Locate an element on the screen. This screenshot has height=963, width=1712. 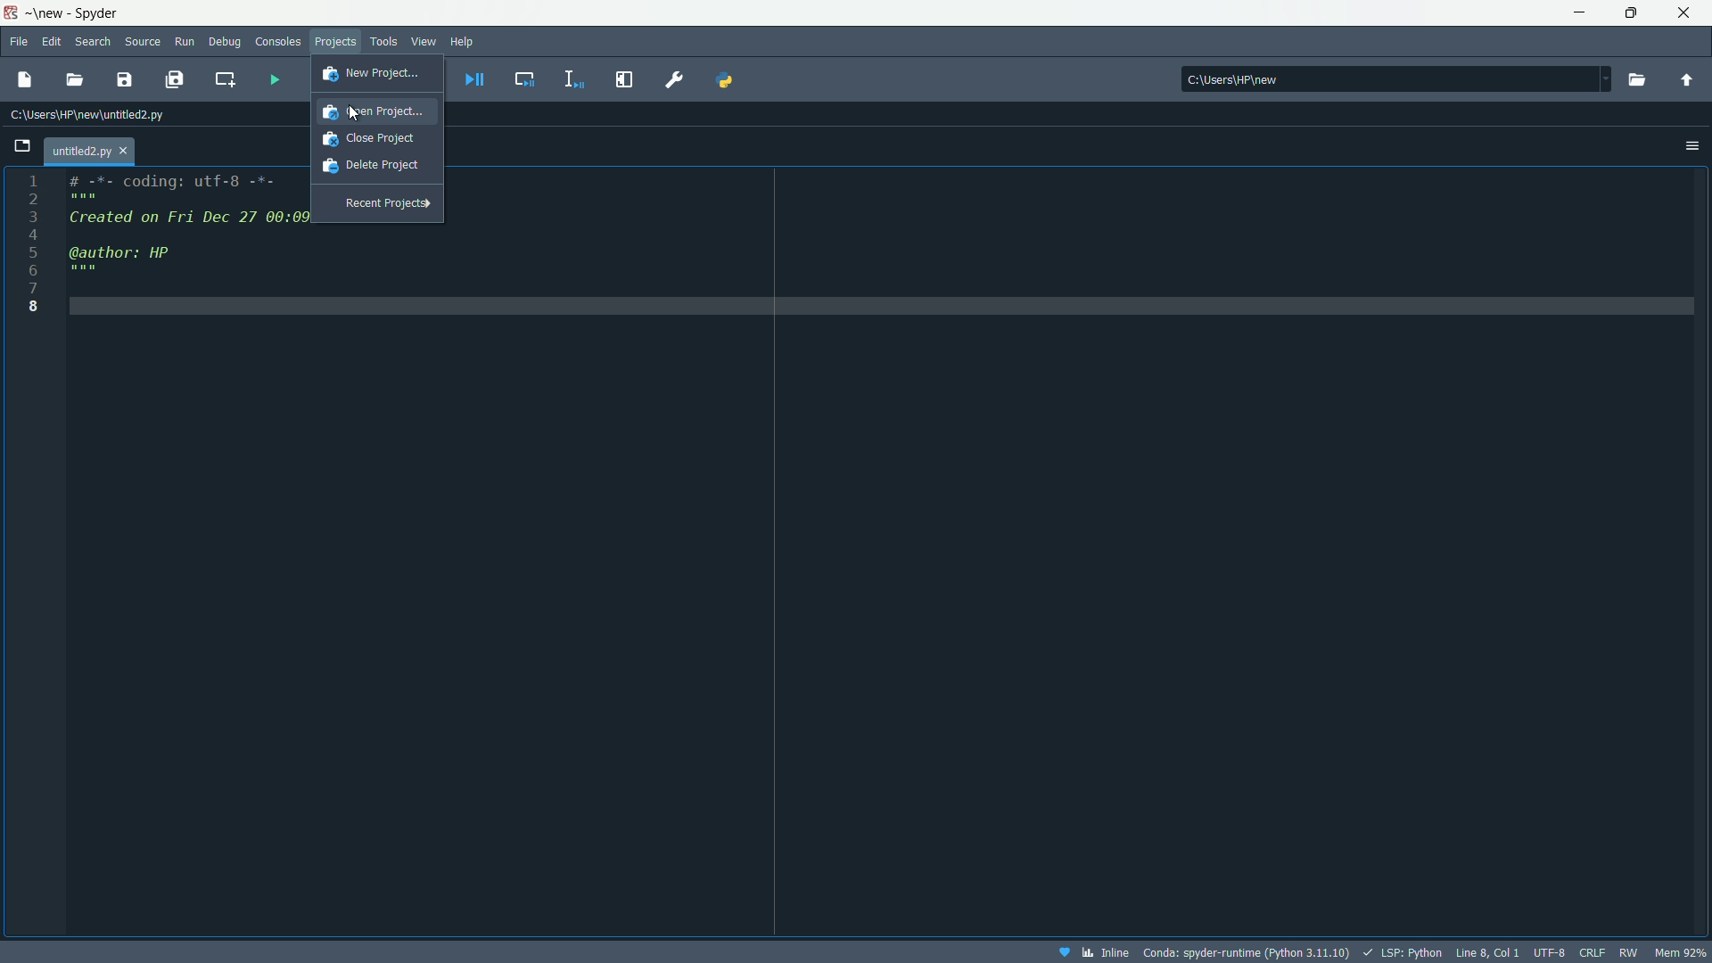
file directory is located at coordinates (88, 116).